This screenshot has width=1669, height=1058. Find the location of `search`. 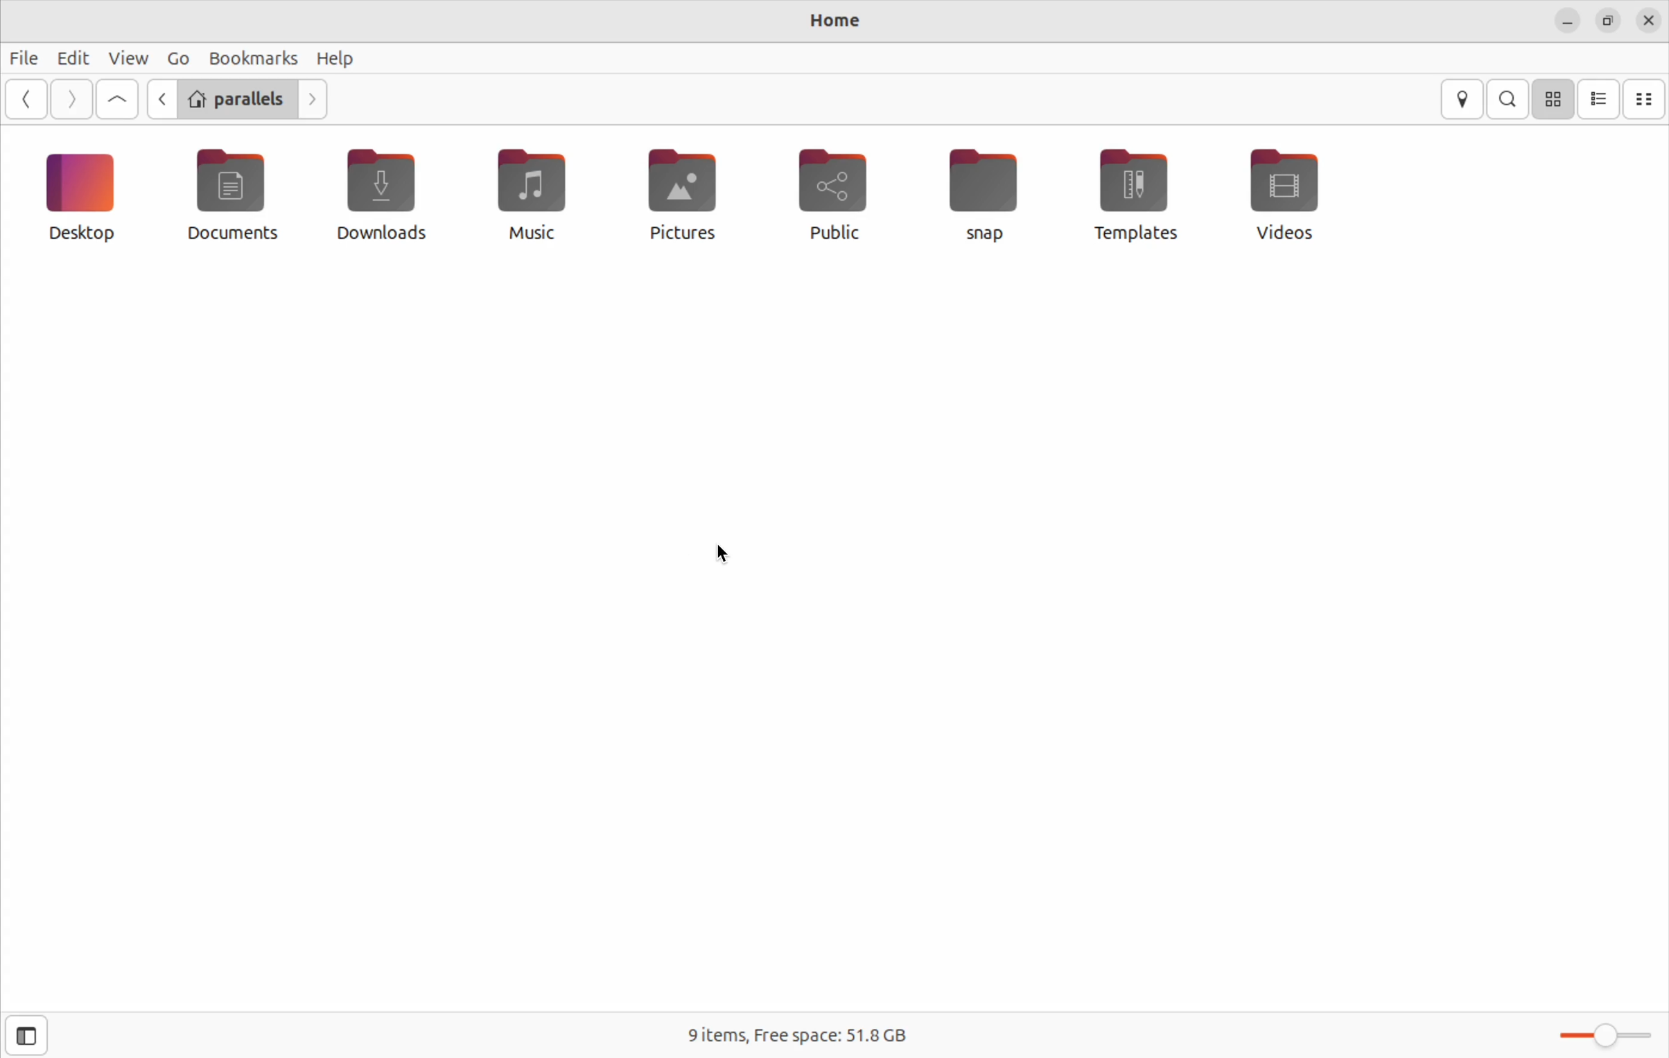

search is located at coordinates (1510, 99).